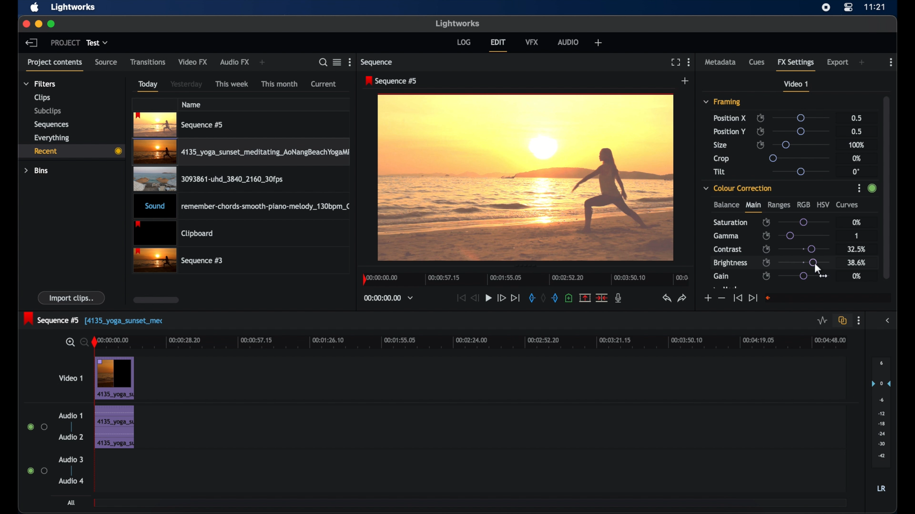  I want to click on in mark, so click(531, 299).